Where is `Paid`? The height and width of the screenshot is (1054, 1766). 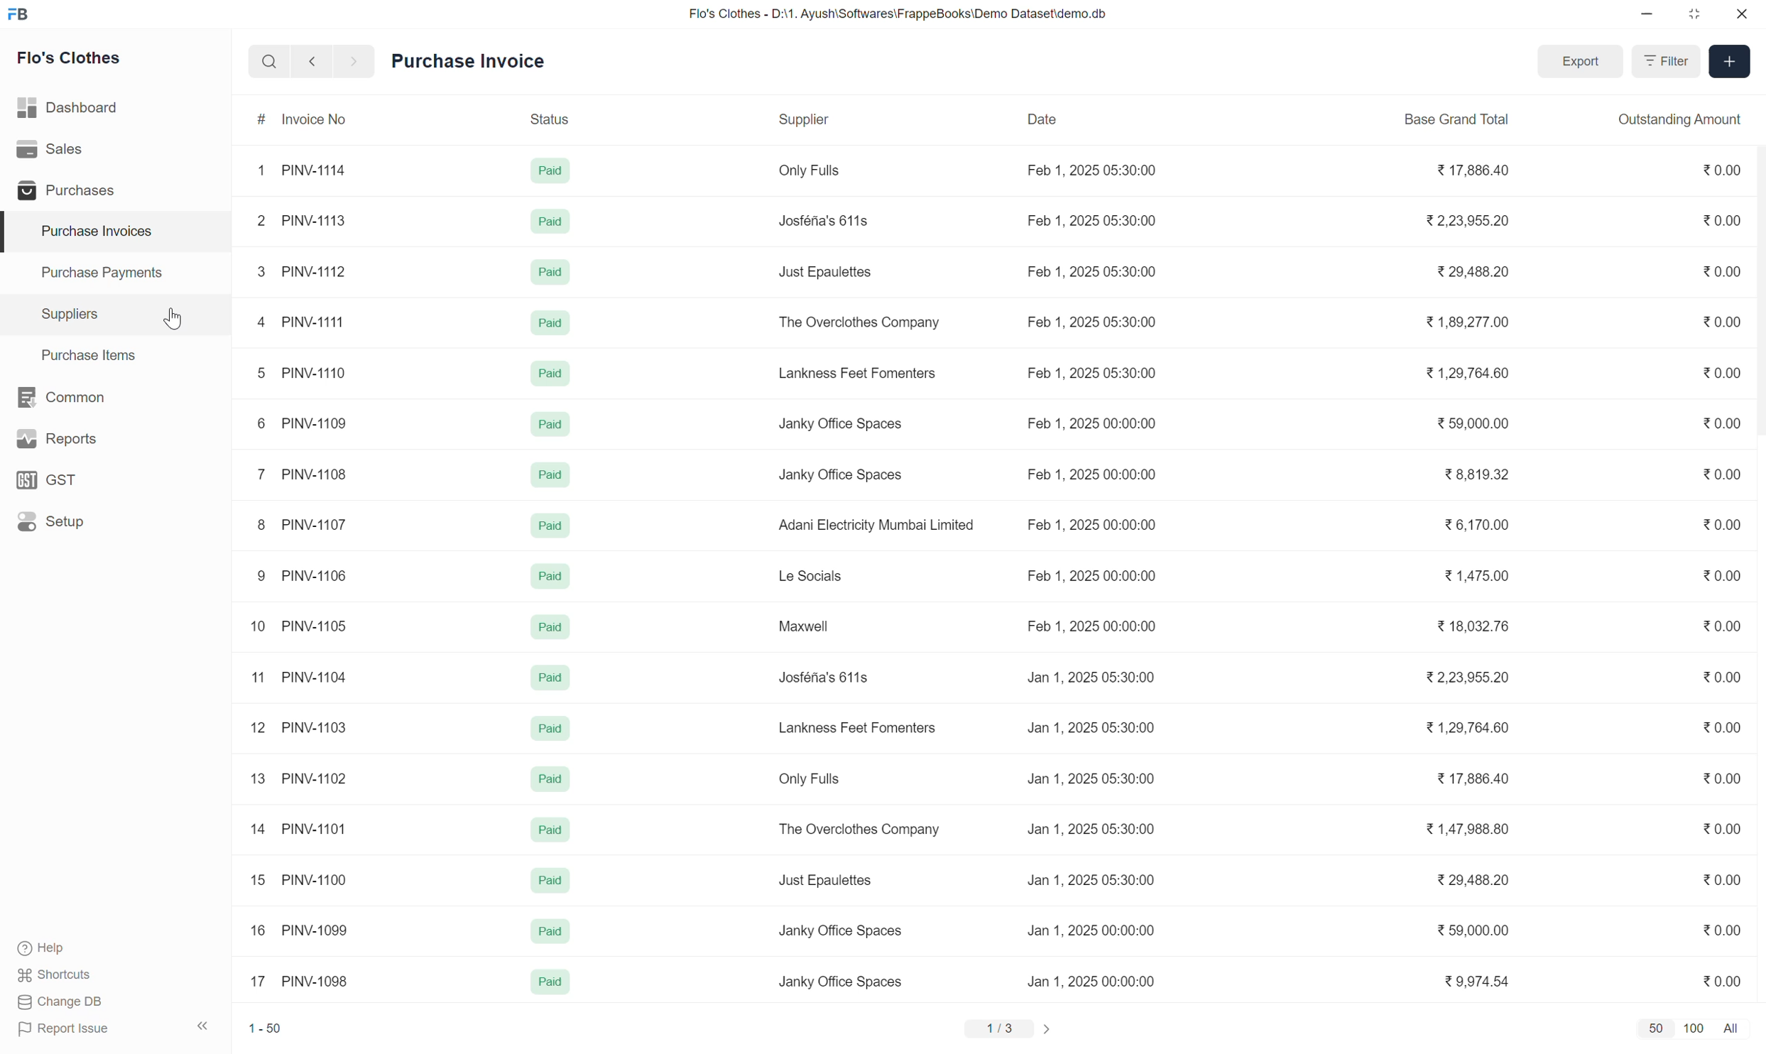 Paid is located at coordinates (549, 172).